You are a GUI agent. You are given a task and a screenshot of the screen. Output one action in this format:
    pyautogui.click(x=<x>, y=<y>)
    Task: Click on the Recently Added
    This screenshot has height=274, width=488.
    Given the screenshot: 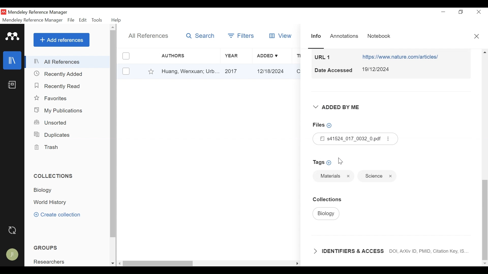 What is the action you would take?
    pyautogui.click(x=60, y=74)
    